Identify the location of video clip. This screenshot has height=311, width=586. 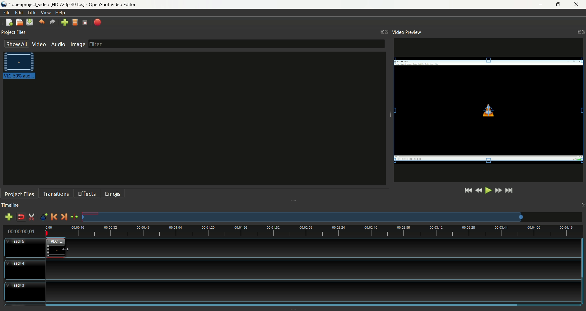
(22, 66).